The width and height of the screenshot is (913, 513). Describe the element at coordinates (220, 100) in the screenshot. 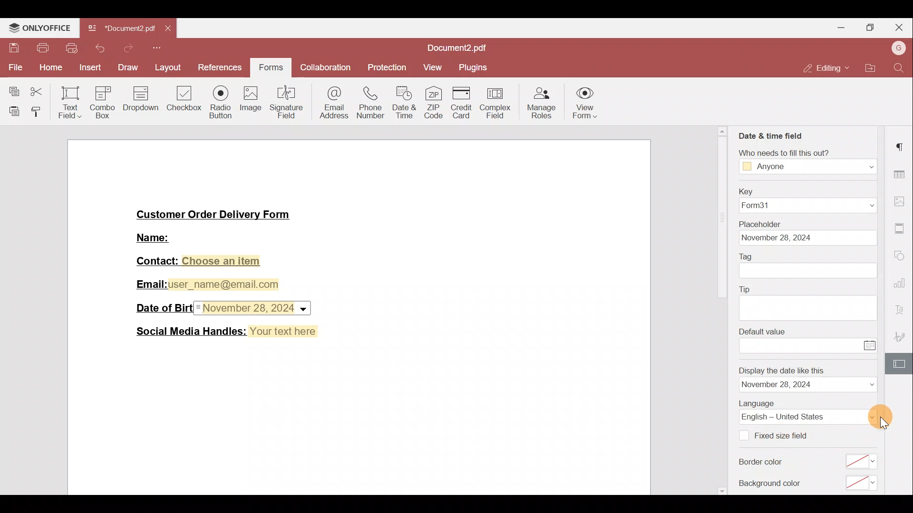

I see `Radio button` at that location.